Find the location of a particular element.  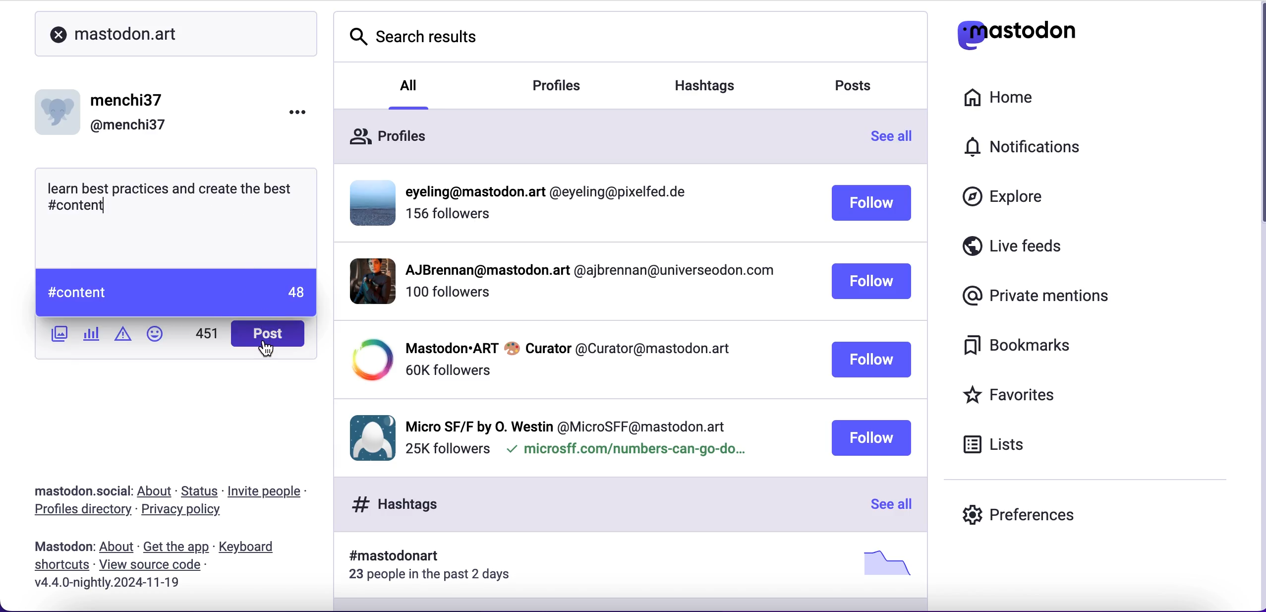

profiles is located at coordinates (388, 130).